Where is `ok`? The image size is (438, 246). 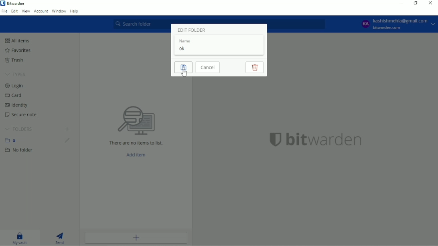 ok is located at coordinates (182, 49).